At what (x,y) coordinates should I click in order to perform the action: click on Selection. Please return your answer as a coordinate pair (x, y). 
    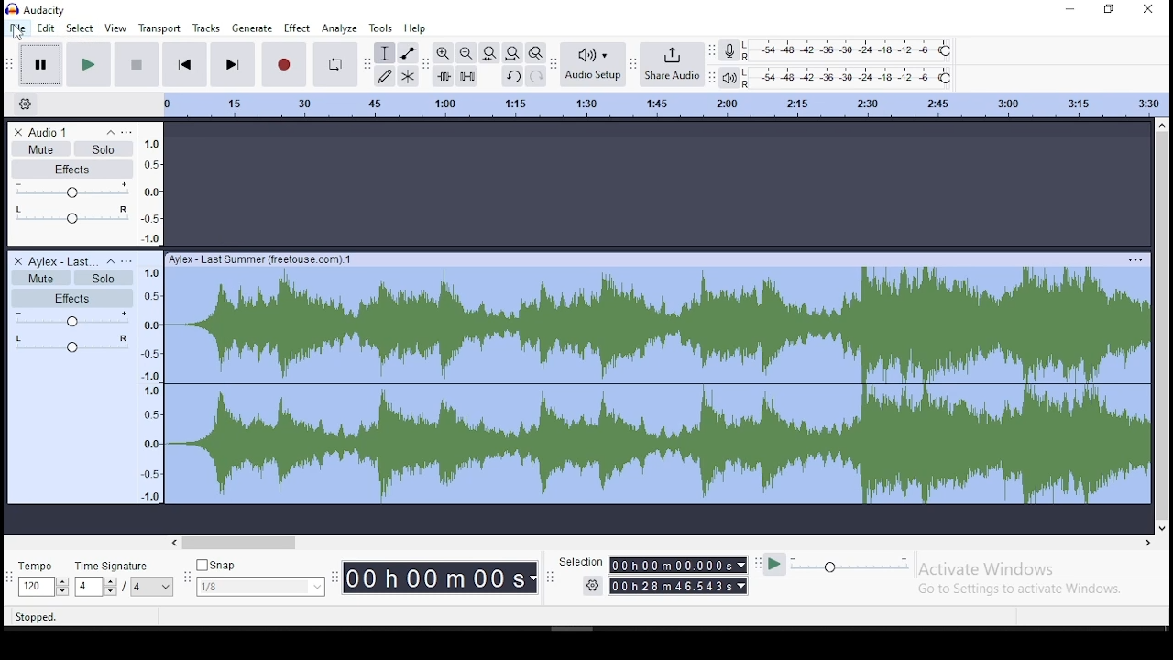
    Looking at the image, I should click on (581, 561).